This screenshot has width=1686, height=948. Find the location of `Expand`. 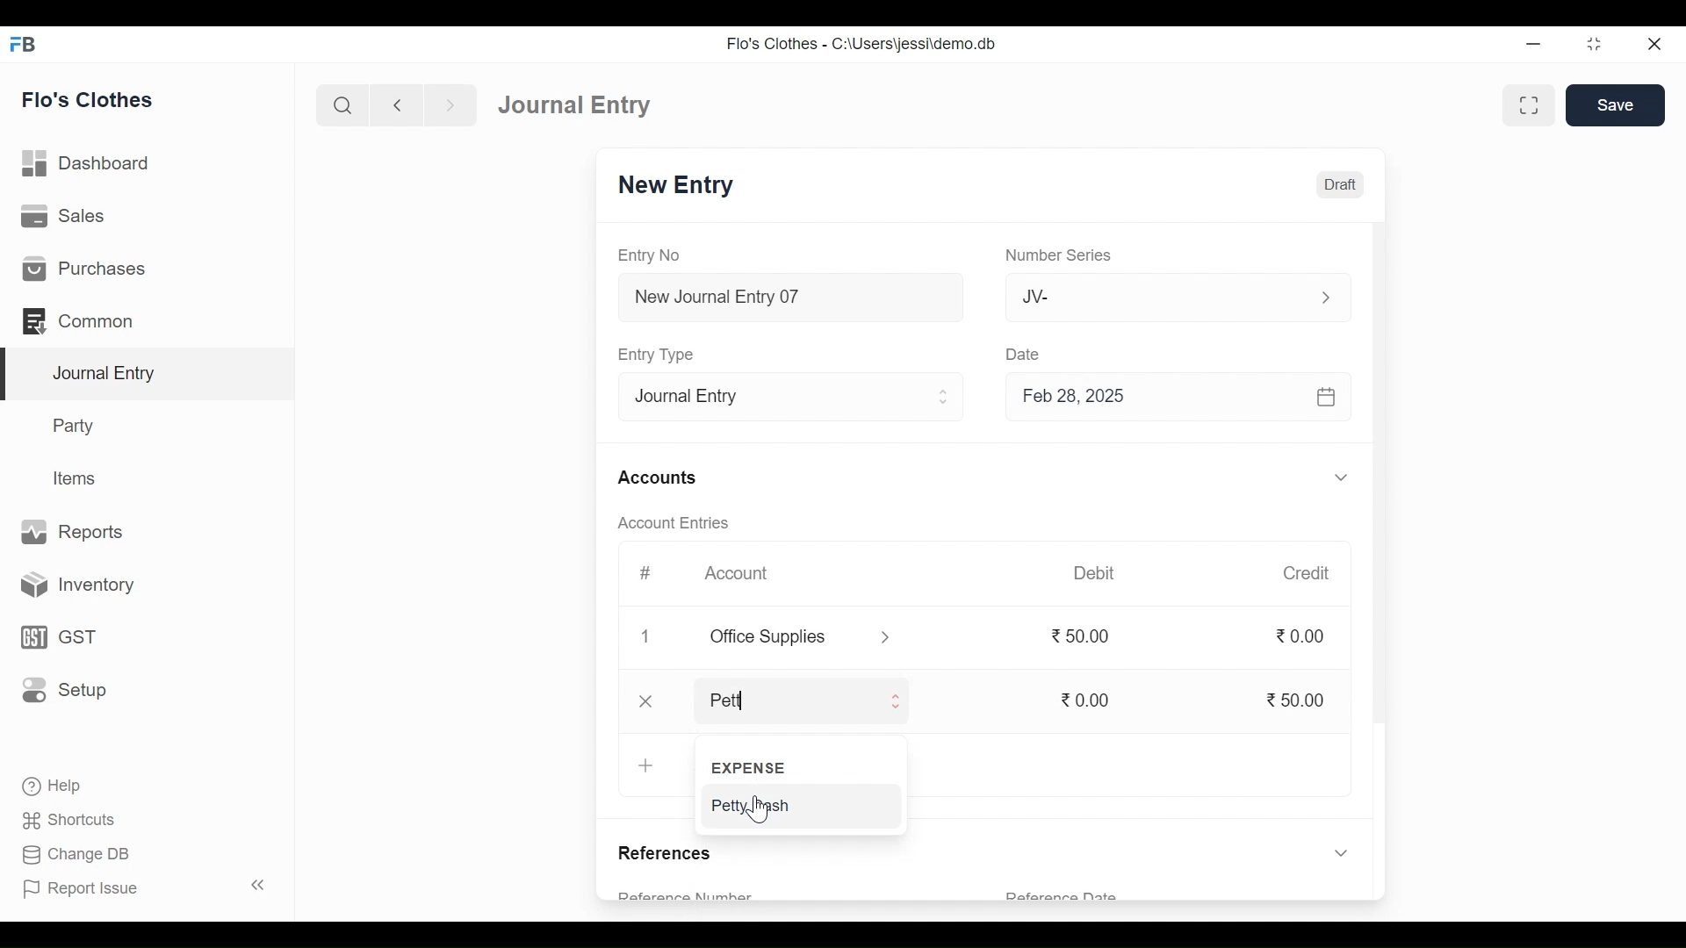

Expand is located at coordinates (946, 397).